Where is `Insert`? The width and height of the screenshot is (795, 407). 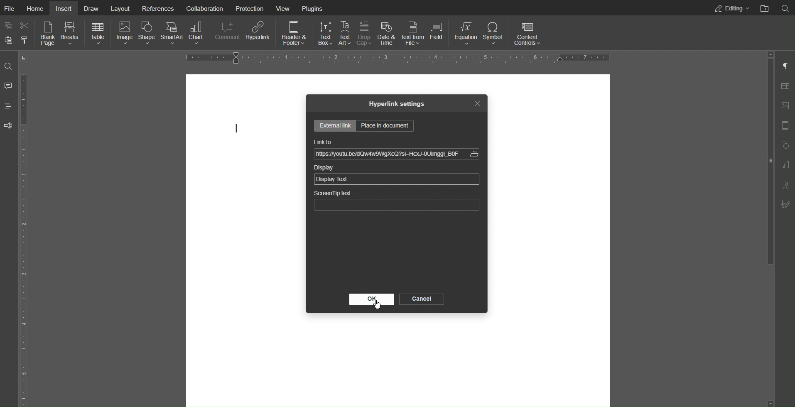 Insert is located at coordinates (65, 8).